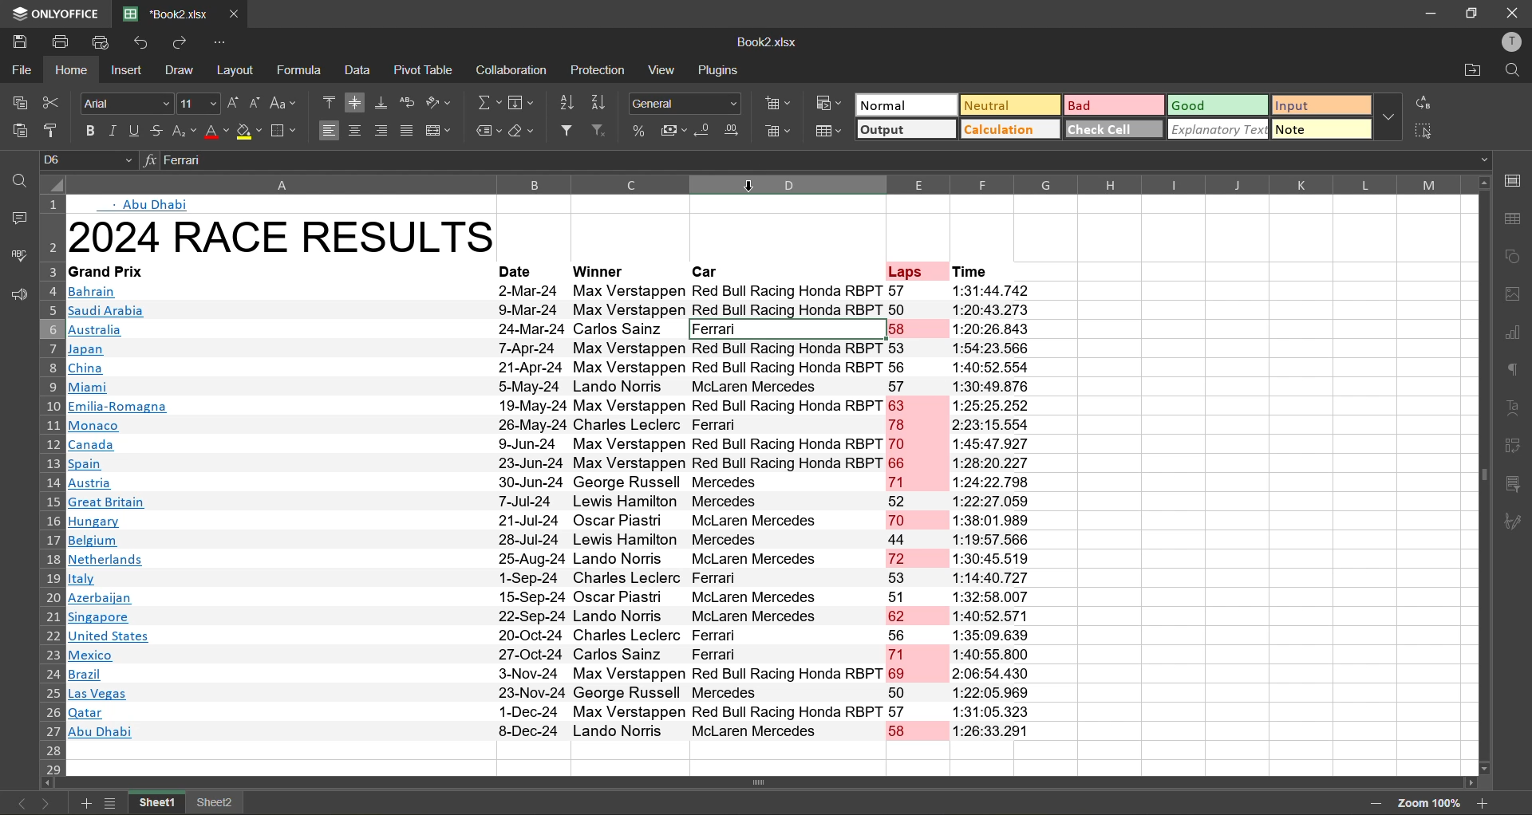 This screenshot has height=815, width=1532. What do you see at coordinates (1114, 131) in the screenshot?
I see `check cell` at bounding box center [1114, 131].